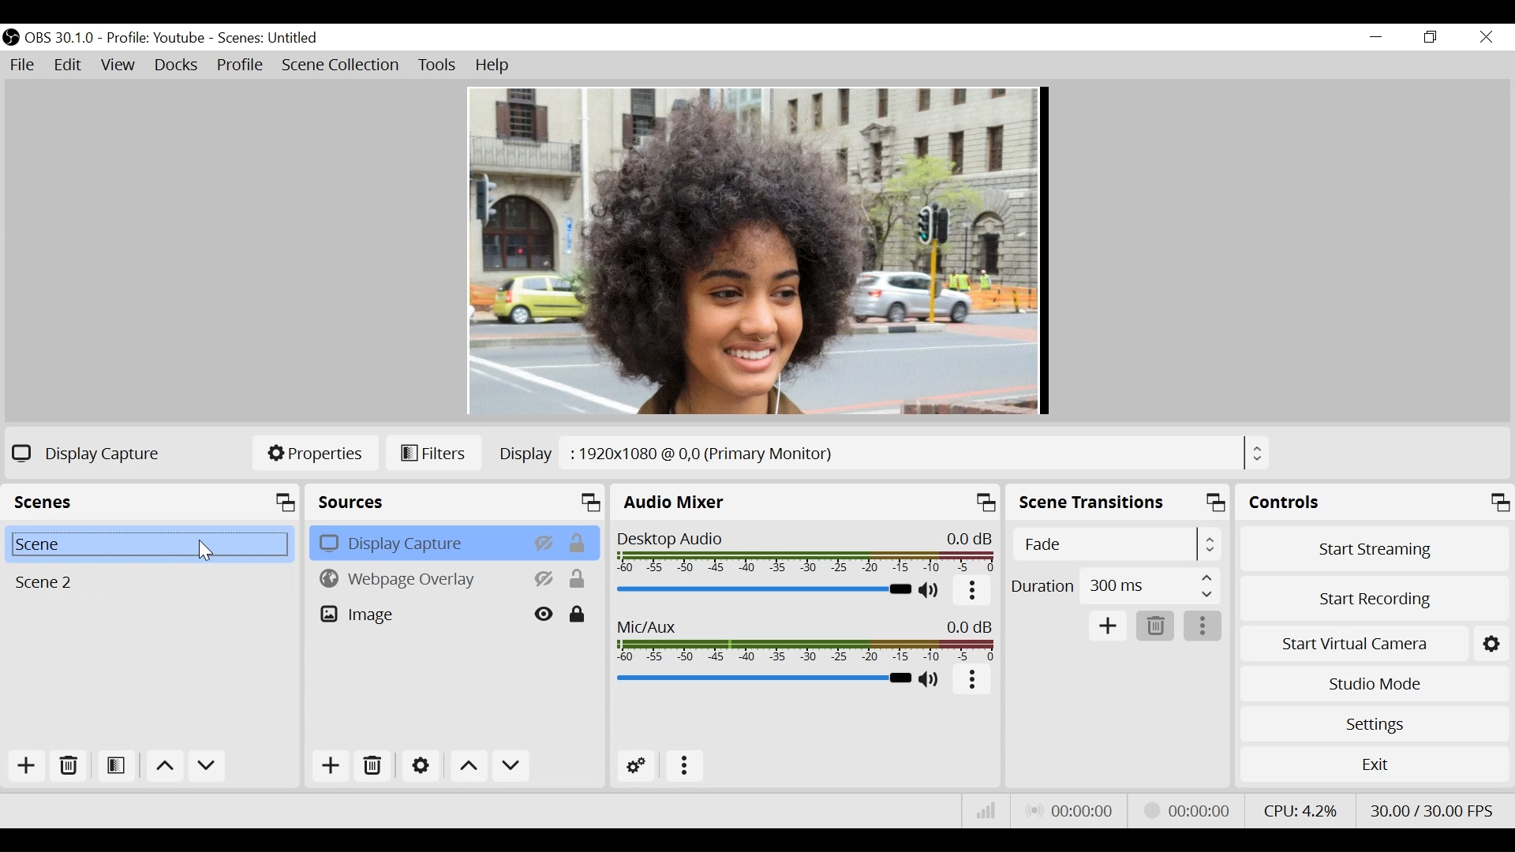 This screenshot has height=852, width=1515. I want to click on Sources, so click(457, 502).